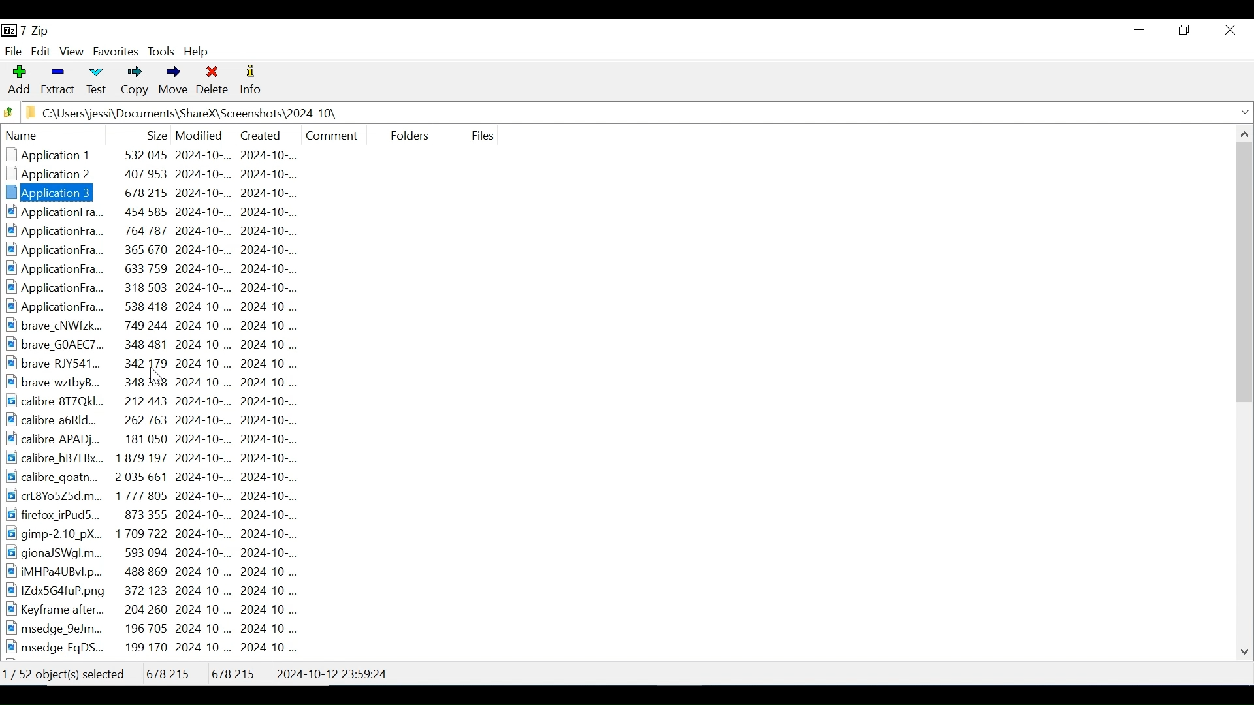 Image resolution: width=1254 pixels, height=705 pixels. What do you see at coordinates (167, 571) in the screenshot?
I see ` iMHPa4UBvl.p... 488 869 2024-10-.. 2024-10-...` at bounding box center [167, 571].